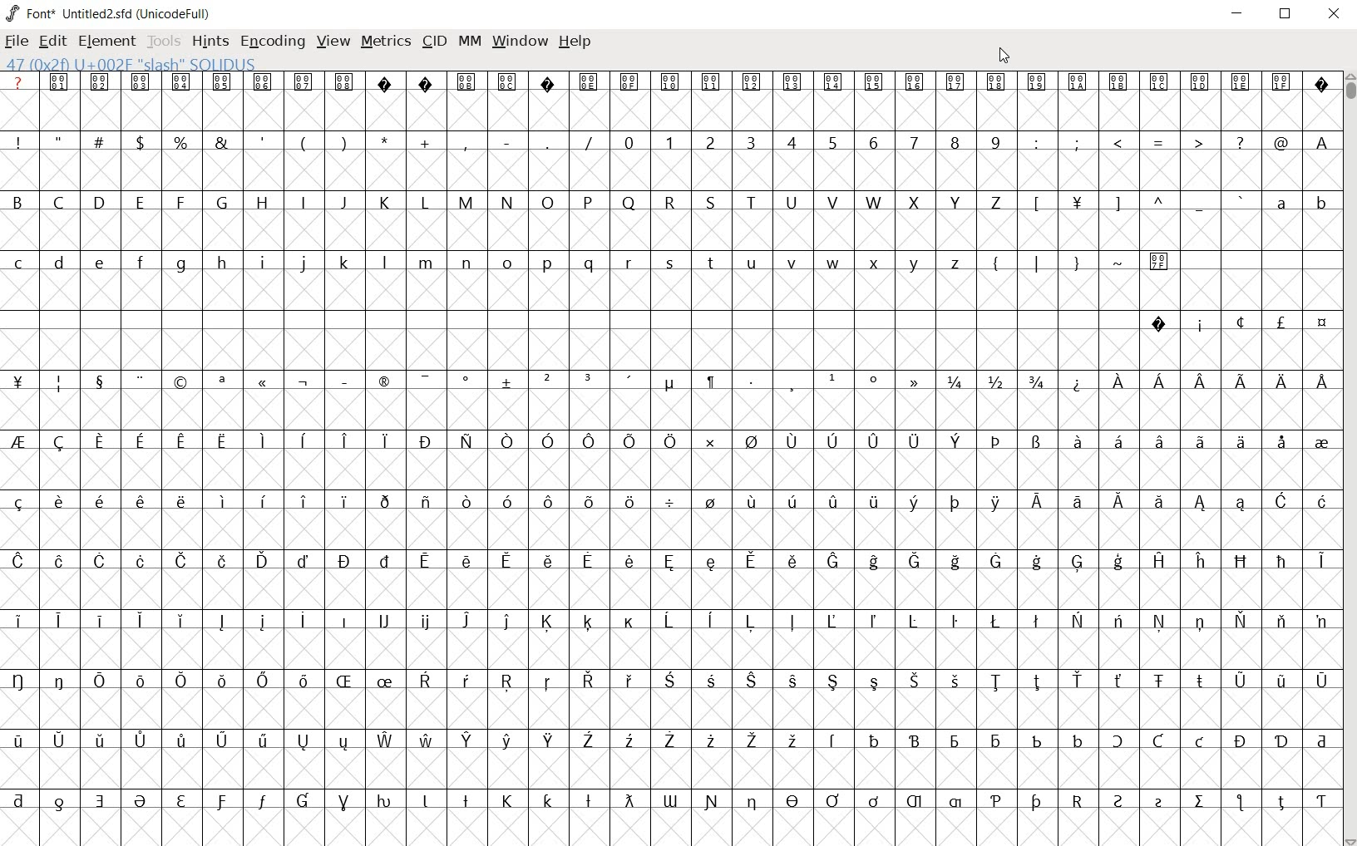 This screenshot has height=846, width=1357. I want to click on empty cells, so click(671, 825).